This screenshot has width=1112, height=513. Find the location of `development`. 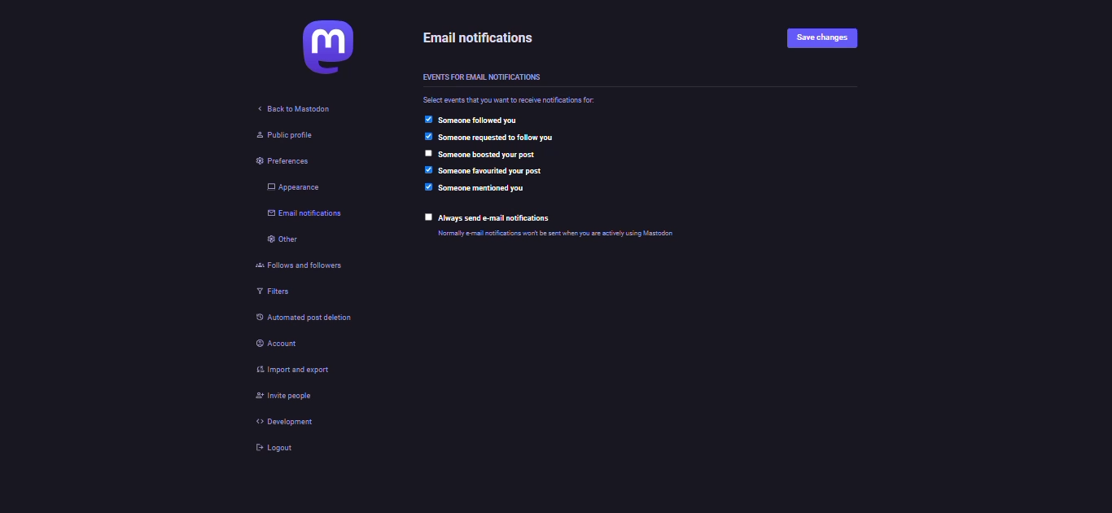

development is located at coordinates (281, 422).